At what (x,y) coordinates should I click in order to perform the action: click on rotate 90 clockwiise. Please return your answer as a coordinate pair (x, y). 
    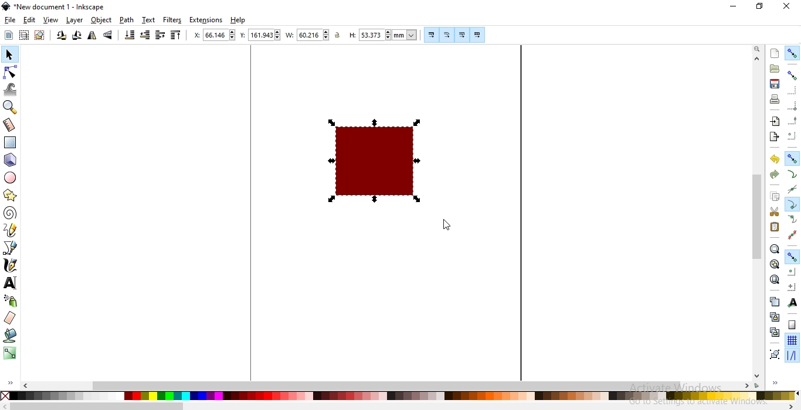
    Looking at the image, I should click on (76, 37).